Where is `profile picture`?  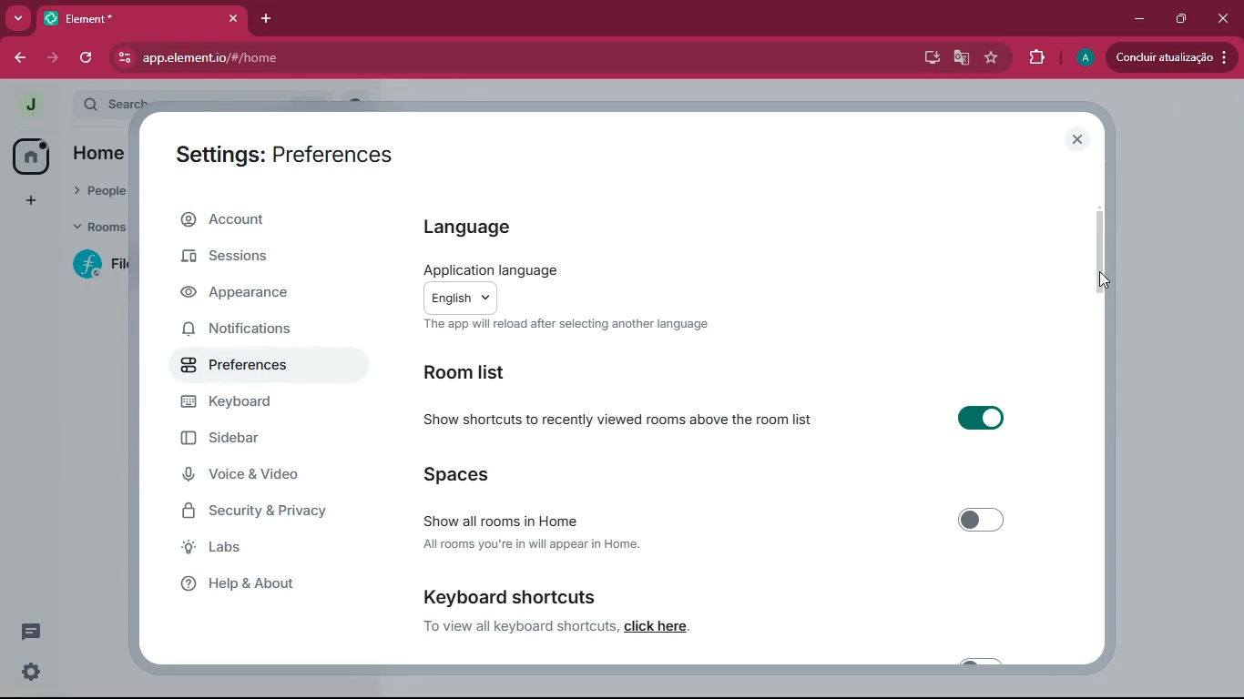
profile picture is located at coordinates (30, 106).